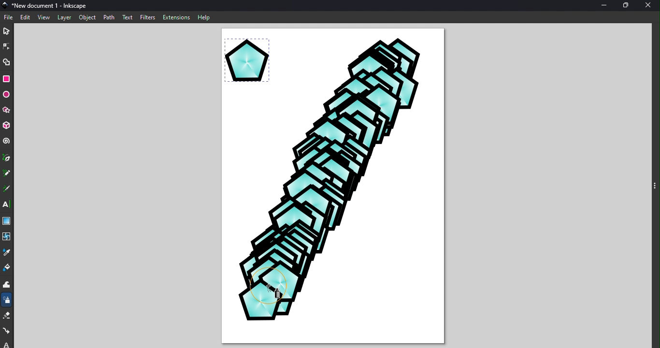 This screenshot has height=348, width=660. Describe the element at coordinates (625, 5) in the screenshot. I see `Maximize` at that location.